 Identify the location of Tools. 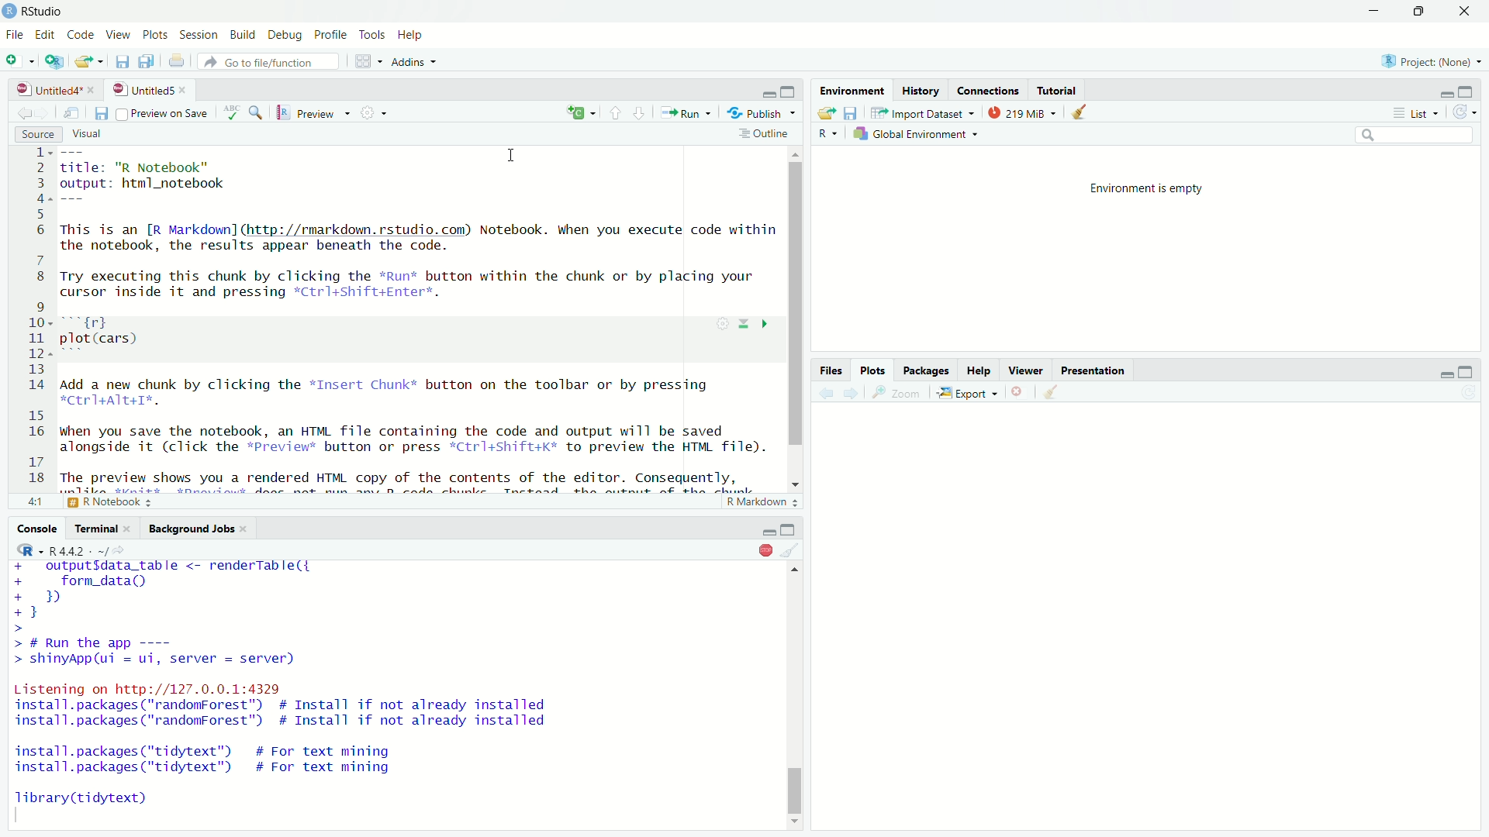
(371, 35).